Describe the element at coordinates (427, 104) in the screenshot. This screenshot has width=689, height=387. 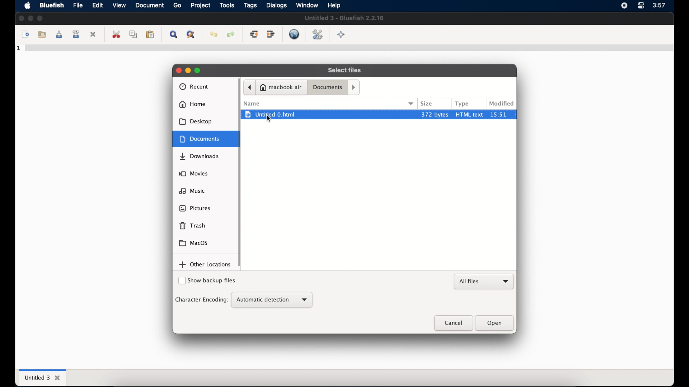
I see `size` at that location.